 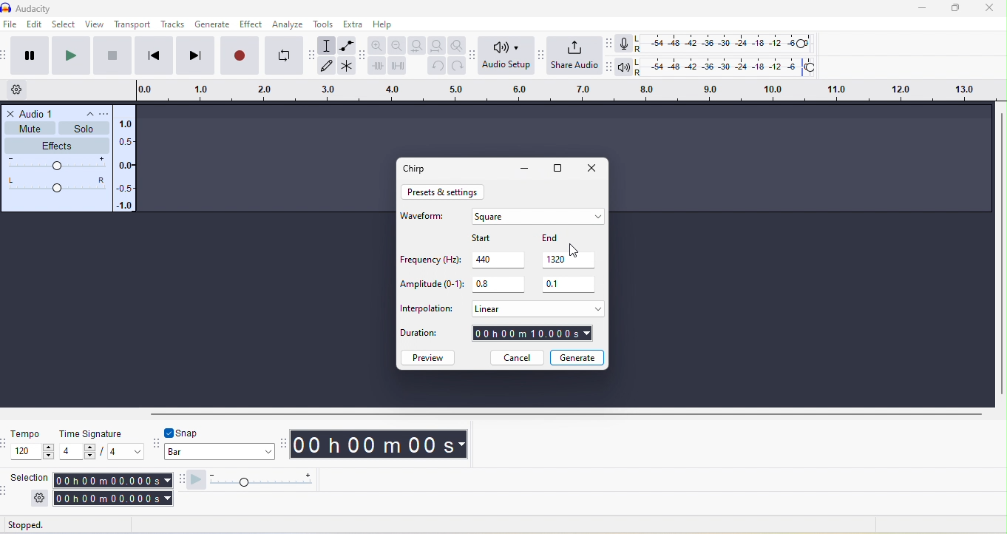 What do you see at coordinates (626, 67) in the screenshot?
I see `playback meter` at bounding box center [626, 67].